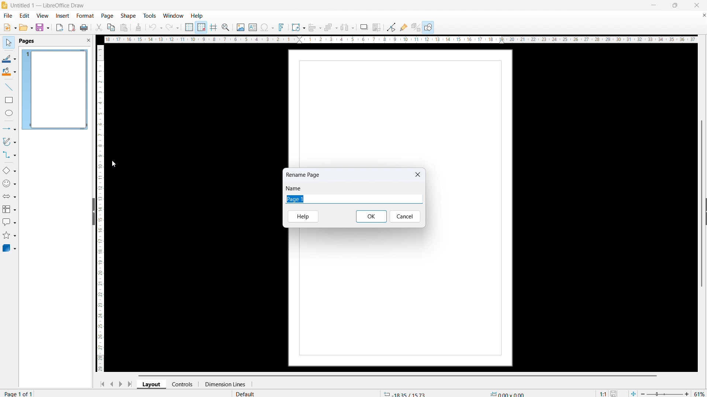  What do you see at coordinates (10, 210) in the screenshot?
I see `flowchart` at bounding box center [10, 210].